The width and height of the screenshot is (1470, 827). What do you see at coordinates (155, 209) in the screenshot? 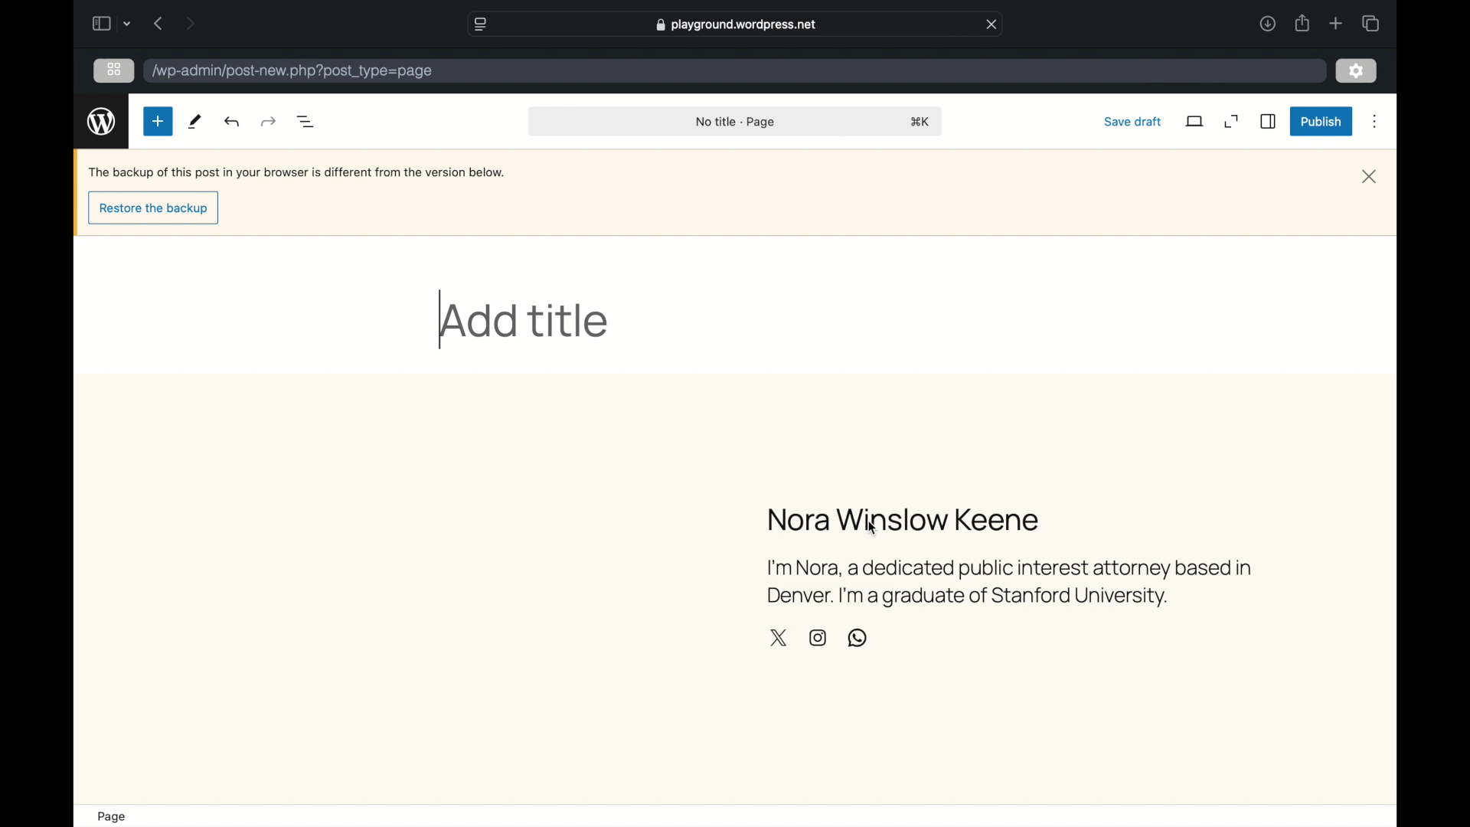
I see `restore the backup` at bounding box center [155, 209].